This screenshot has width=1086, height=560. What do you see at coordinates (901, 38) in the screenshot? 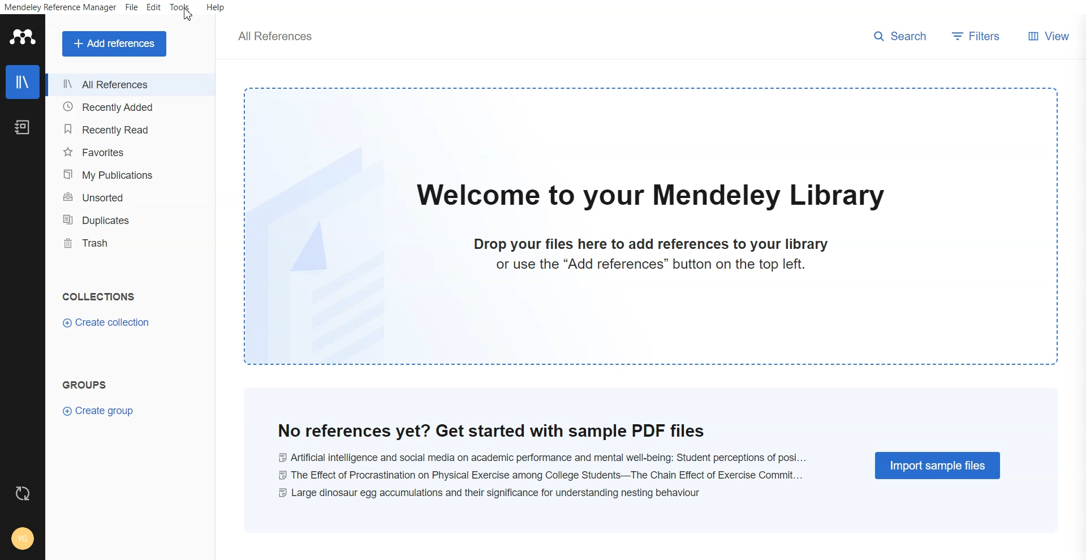
I see `Search` at bounding box center [901, 38].